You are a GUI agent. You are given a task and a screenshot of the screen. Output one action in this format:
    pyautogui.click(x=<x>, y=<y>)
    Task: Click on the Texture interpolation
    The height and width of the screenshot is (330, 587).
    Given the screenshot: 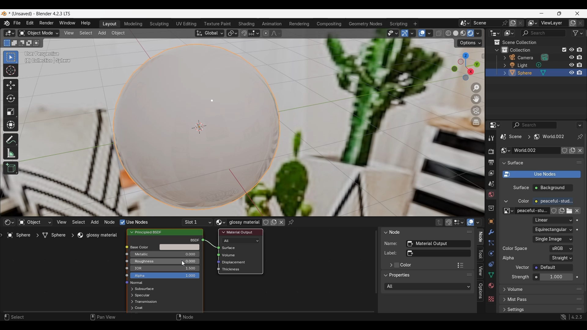 What is the action you would take?
    pyautogui.click(x=552, y=220)
    